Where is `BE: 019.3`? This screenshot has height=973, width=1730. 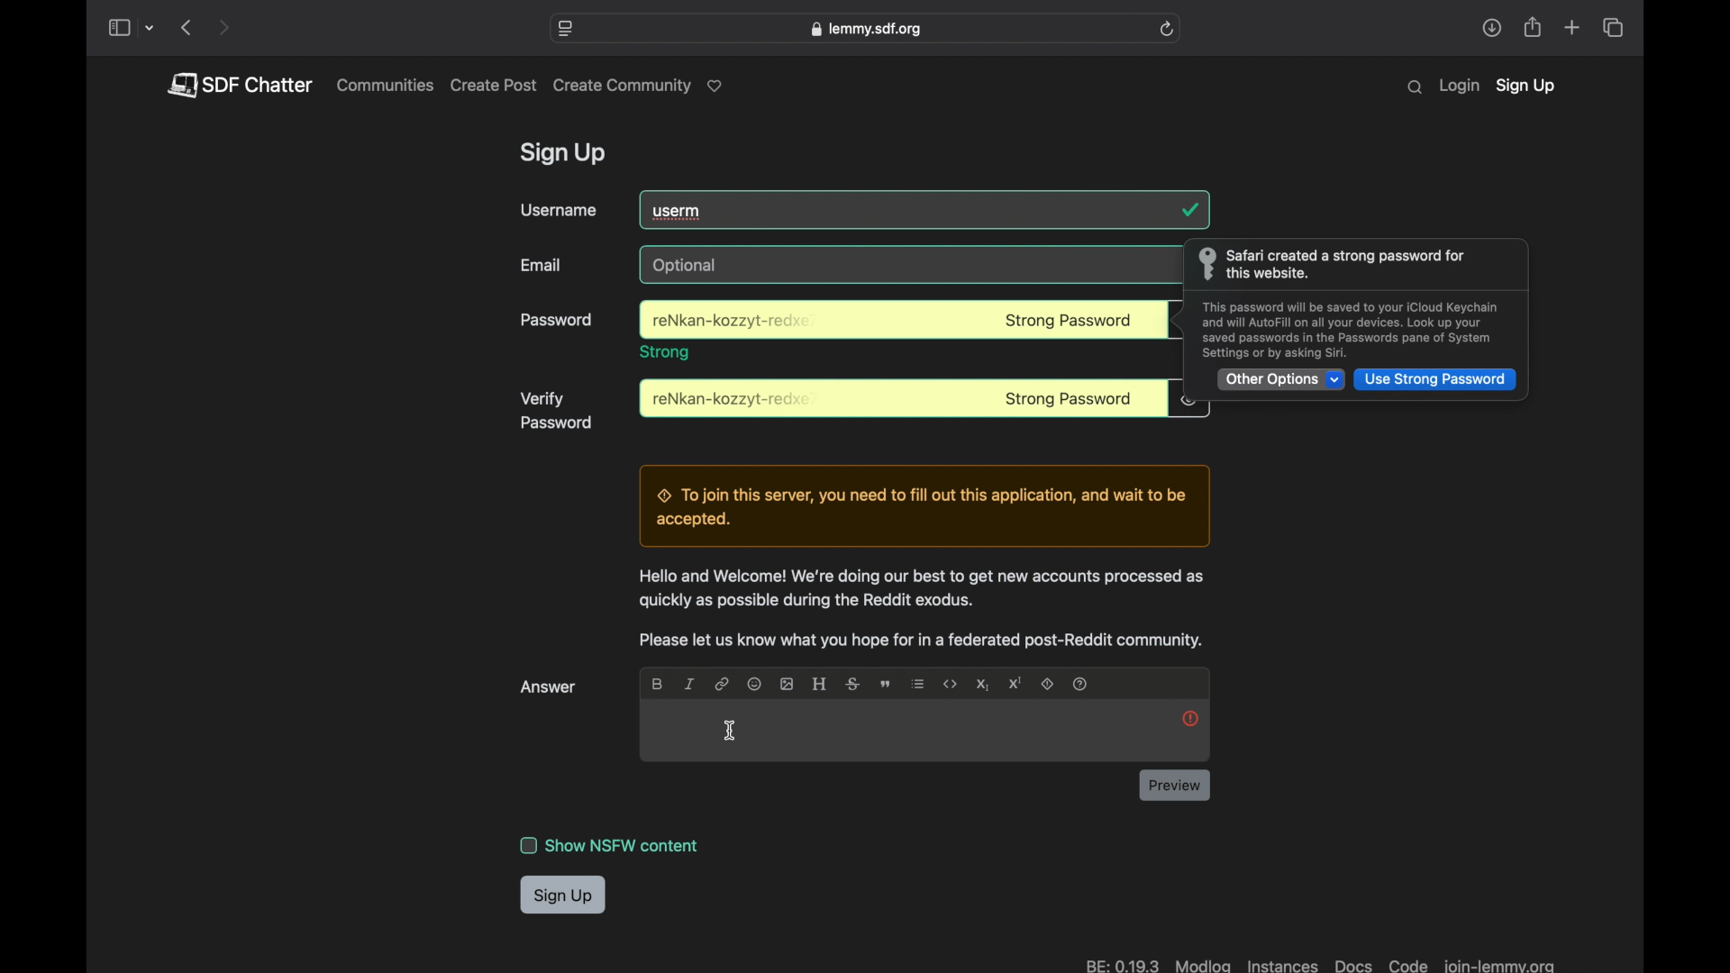 BE: 019.3 is located at coordinates (1120, 963).